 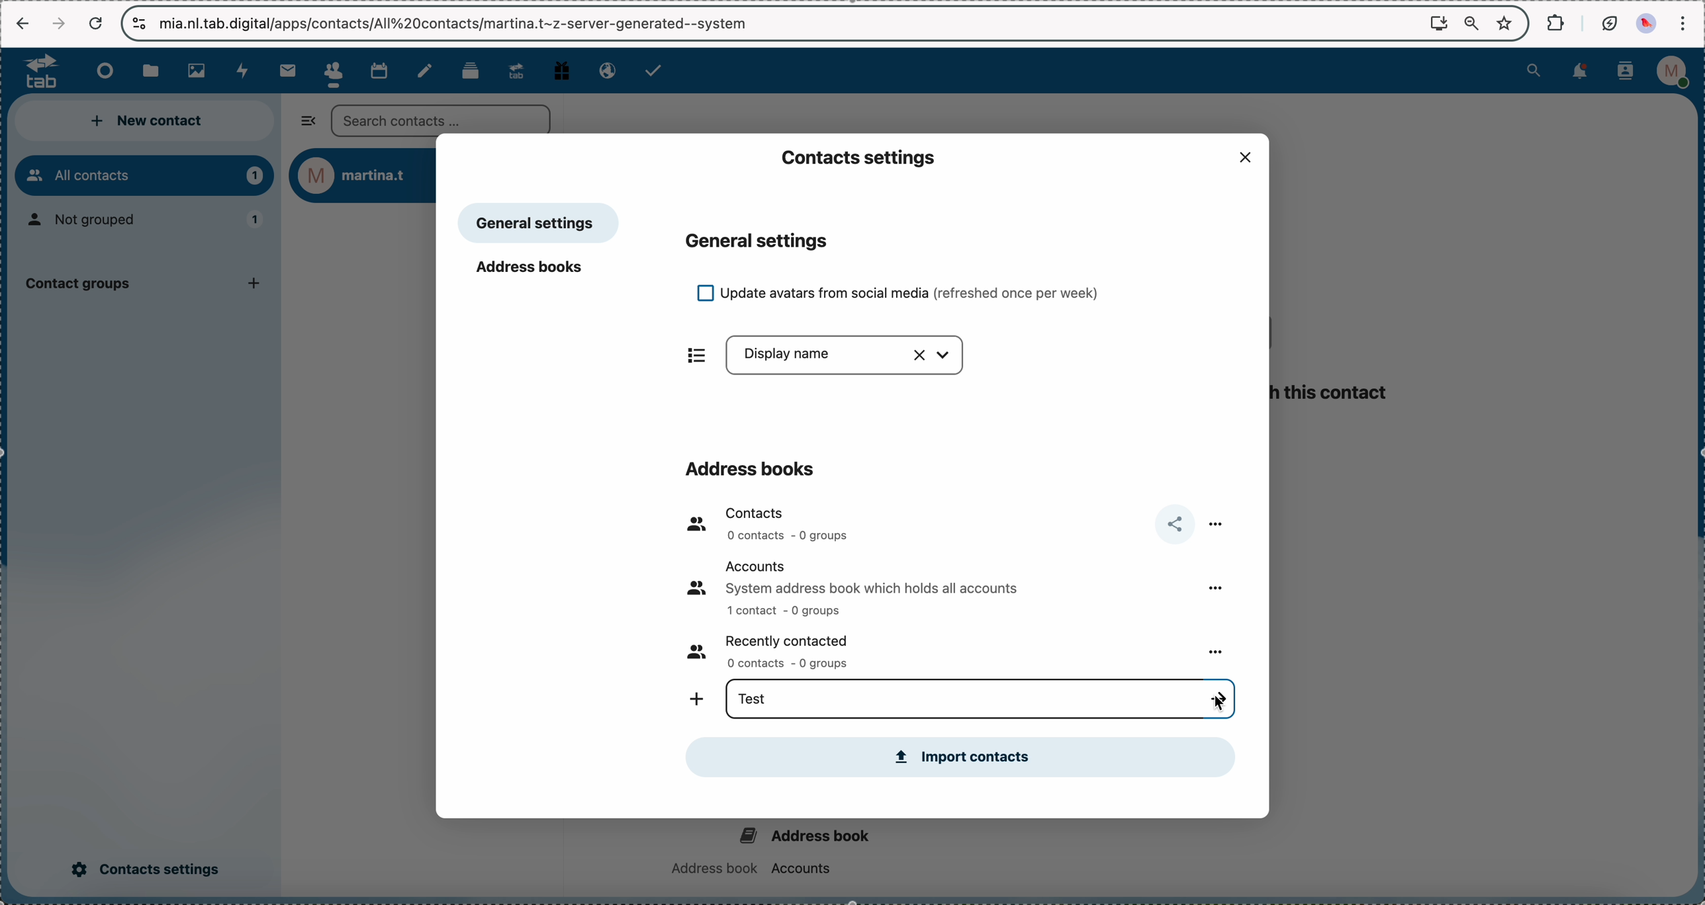 I want to click on url, so click(x=278, y=25).